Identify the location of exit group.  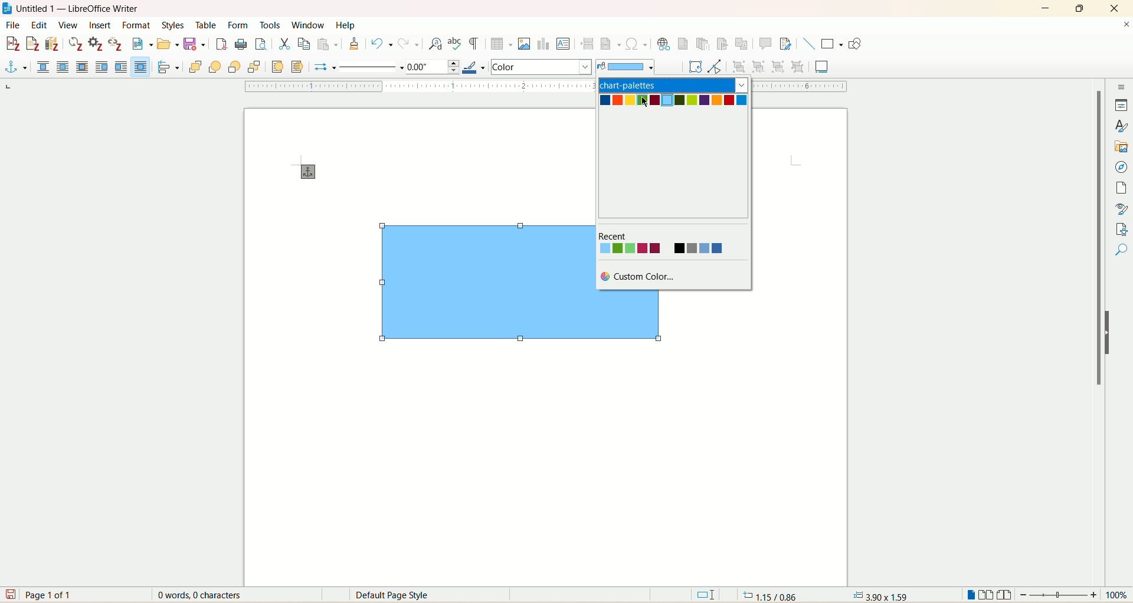
(778, 66).